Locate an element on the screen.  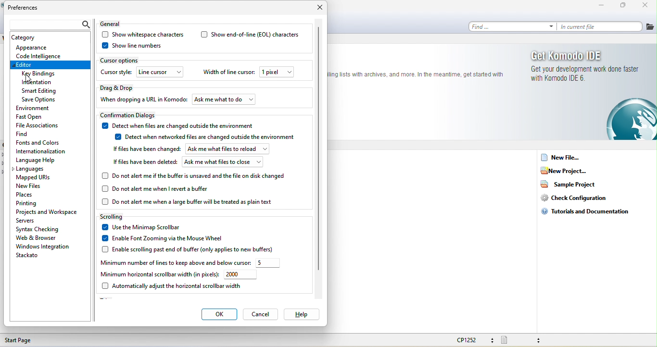
find is located at coordinates (512, 26).